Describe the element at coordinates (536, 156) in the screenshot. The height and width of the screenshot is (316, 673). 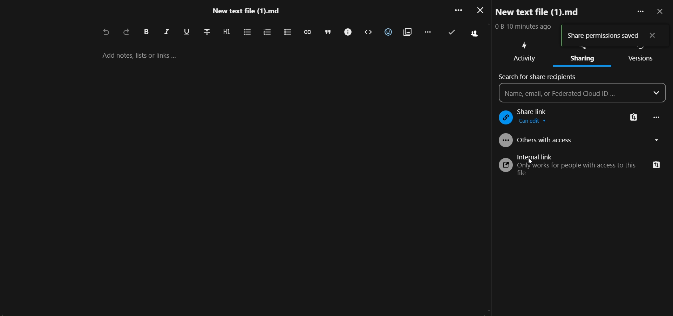
I see `internal link` at that location.